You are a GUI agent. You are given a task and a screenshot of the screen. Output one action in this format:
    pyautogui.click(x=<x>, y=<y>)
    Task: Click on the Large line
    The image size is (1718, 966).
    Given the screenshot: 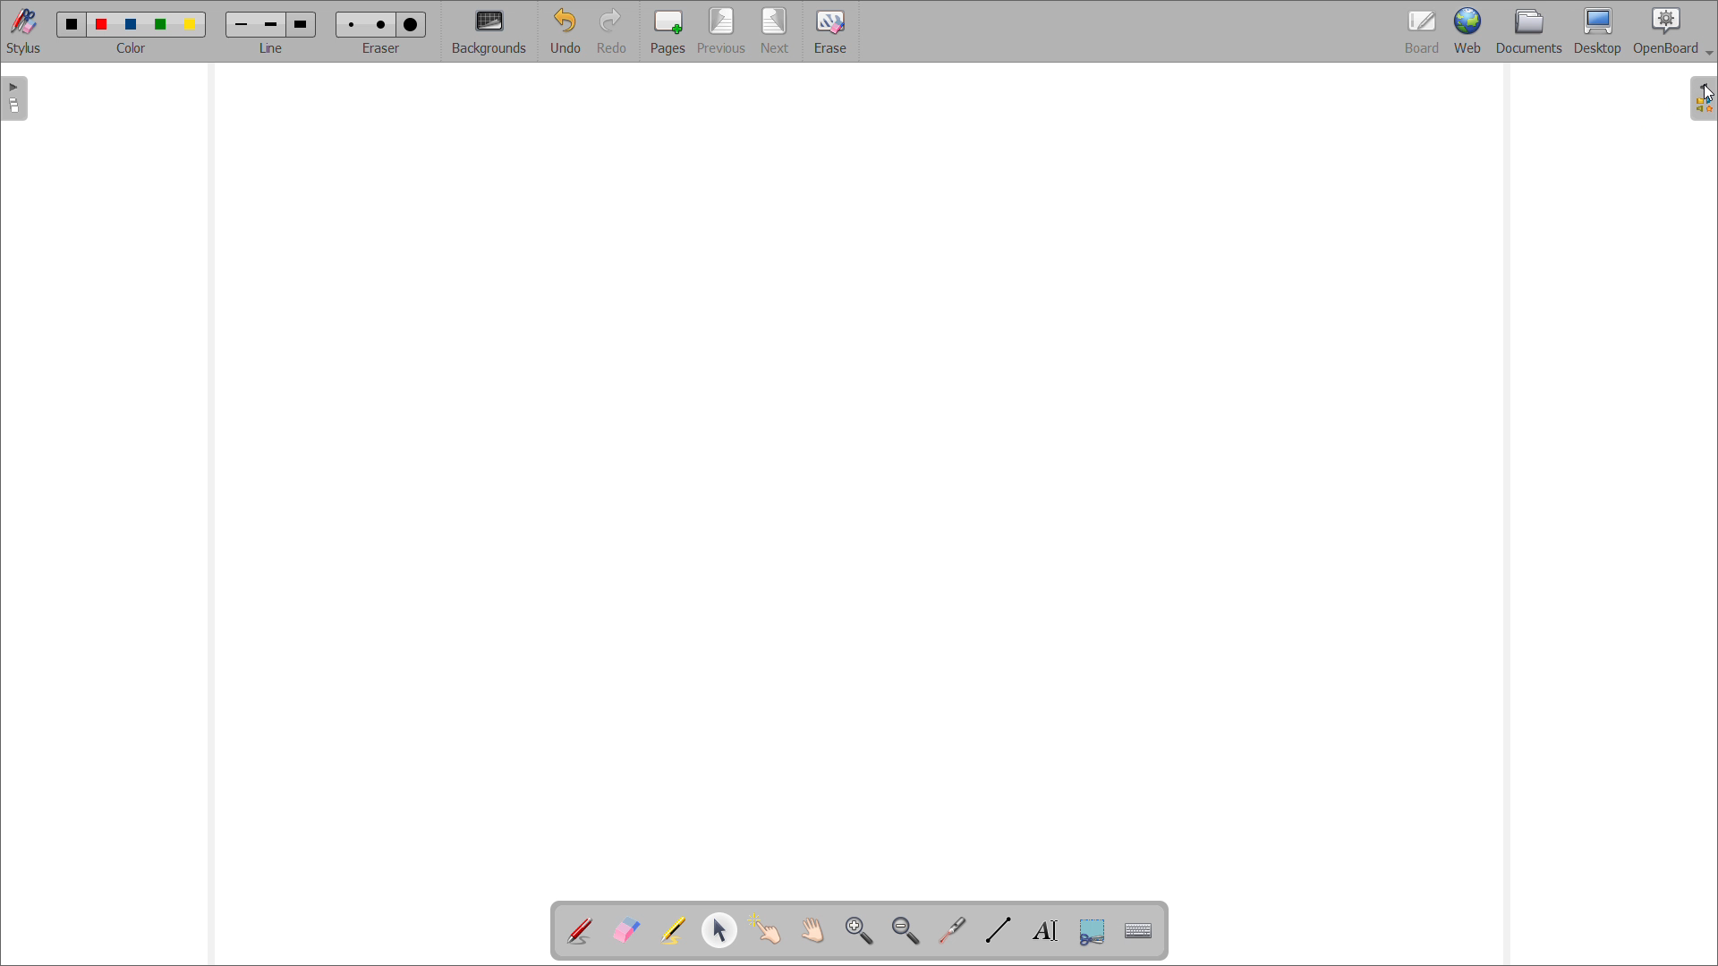 What is the action you would take?
    pyautogui.click(x=302, y=23)
    